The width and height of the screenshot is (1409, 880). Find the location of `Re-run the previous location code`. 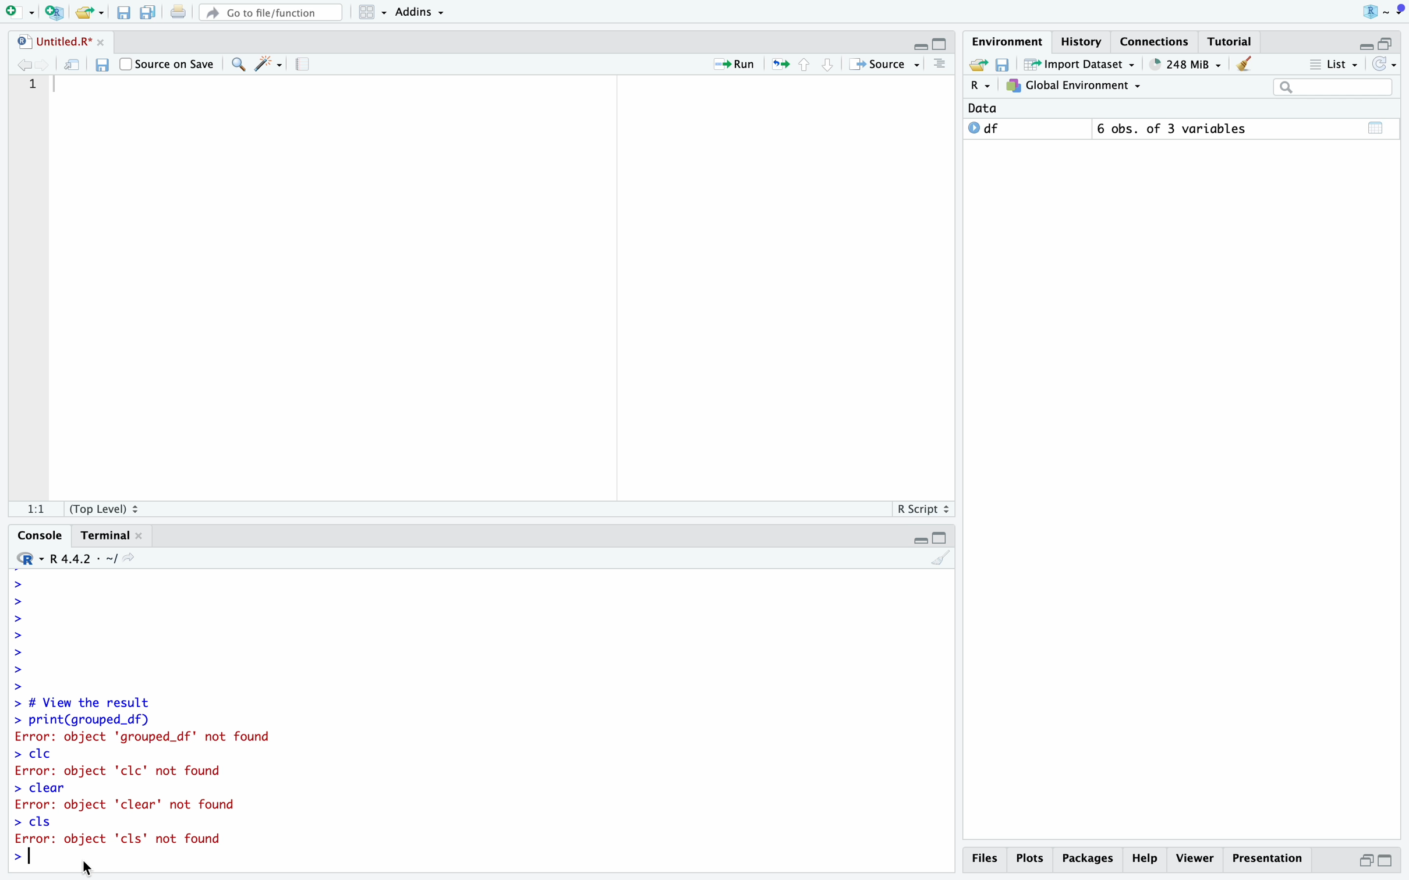

Re-run the previous location code is located at coordinates (780, 64).